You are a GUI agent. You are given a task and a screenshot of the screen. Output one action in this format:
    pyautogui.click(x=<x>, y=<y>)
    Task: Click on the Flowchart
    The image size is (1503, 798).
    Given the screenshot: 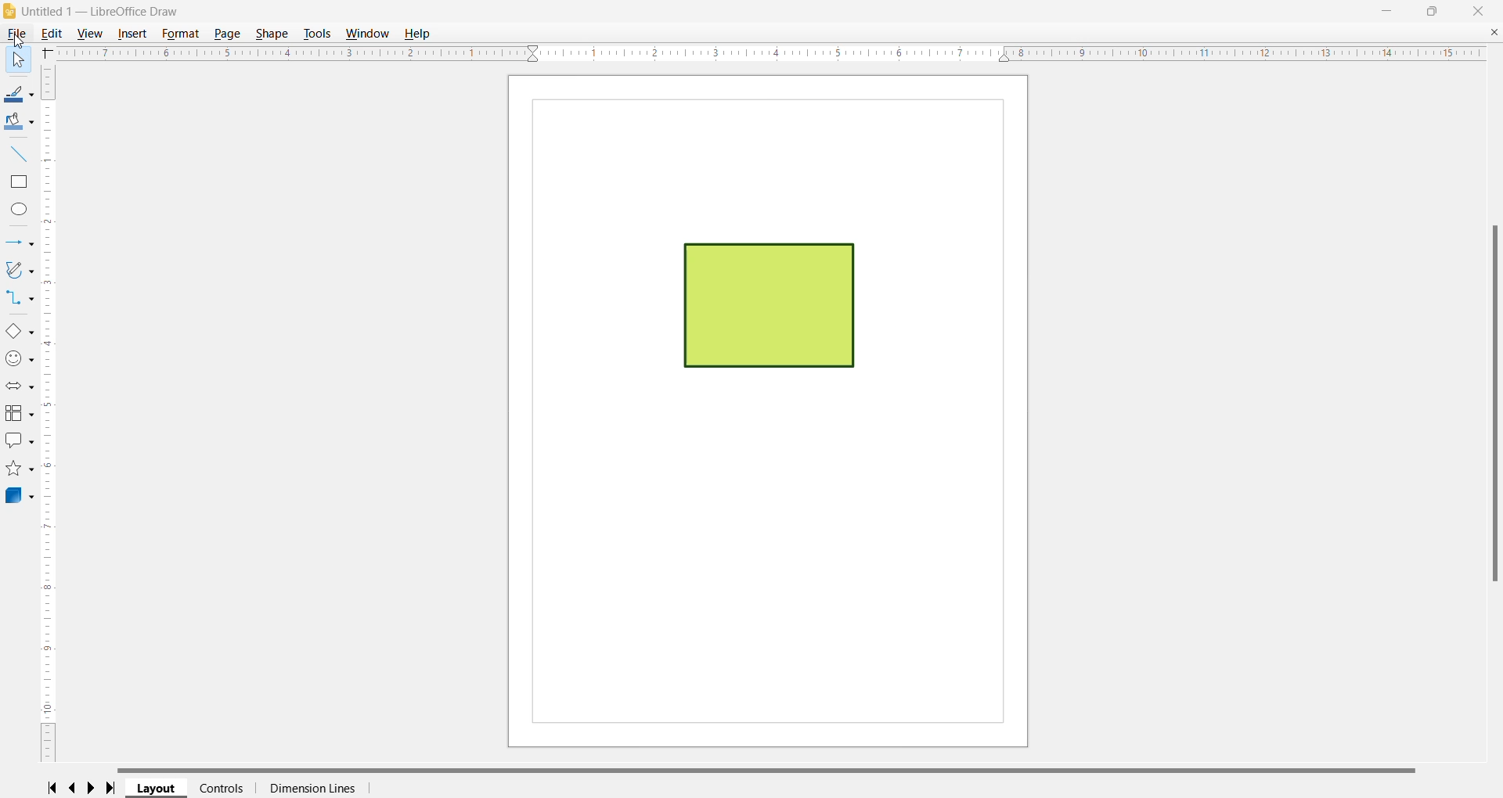 What is the action you would take?
    pyautogui.click(x=19, y=414)
    